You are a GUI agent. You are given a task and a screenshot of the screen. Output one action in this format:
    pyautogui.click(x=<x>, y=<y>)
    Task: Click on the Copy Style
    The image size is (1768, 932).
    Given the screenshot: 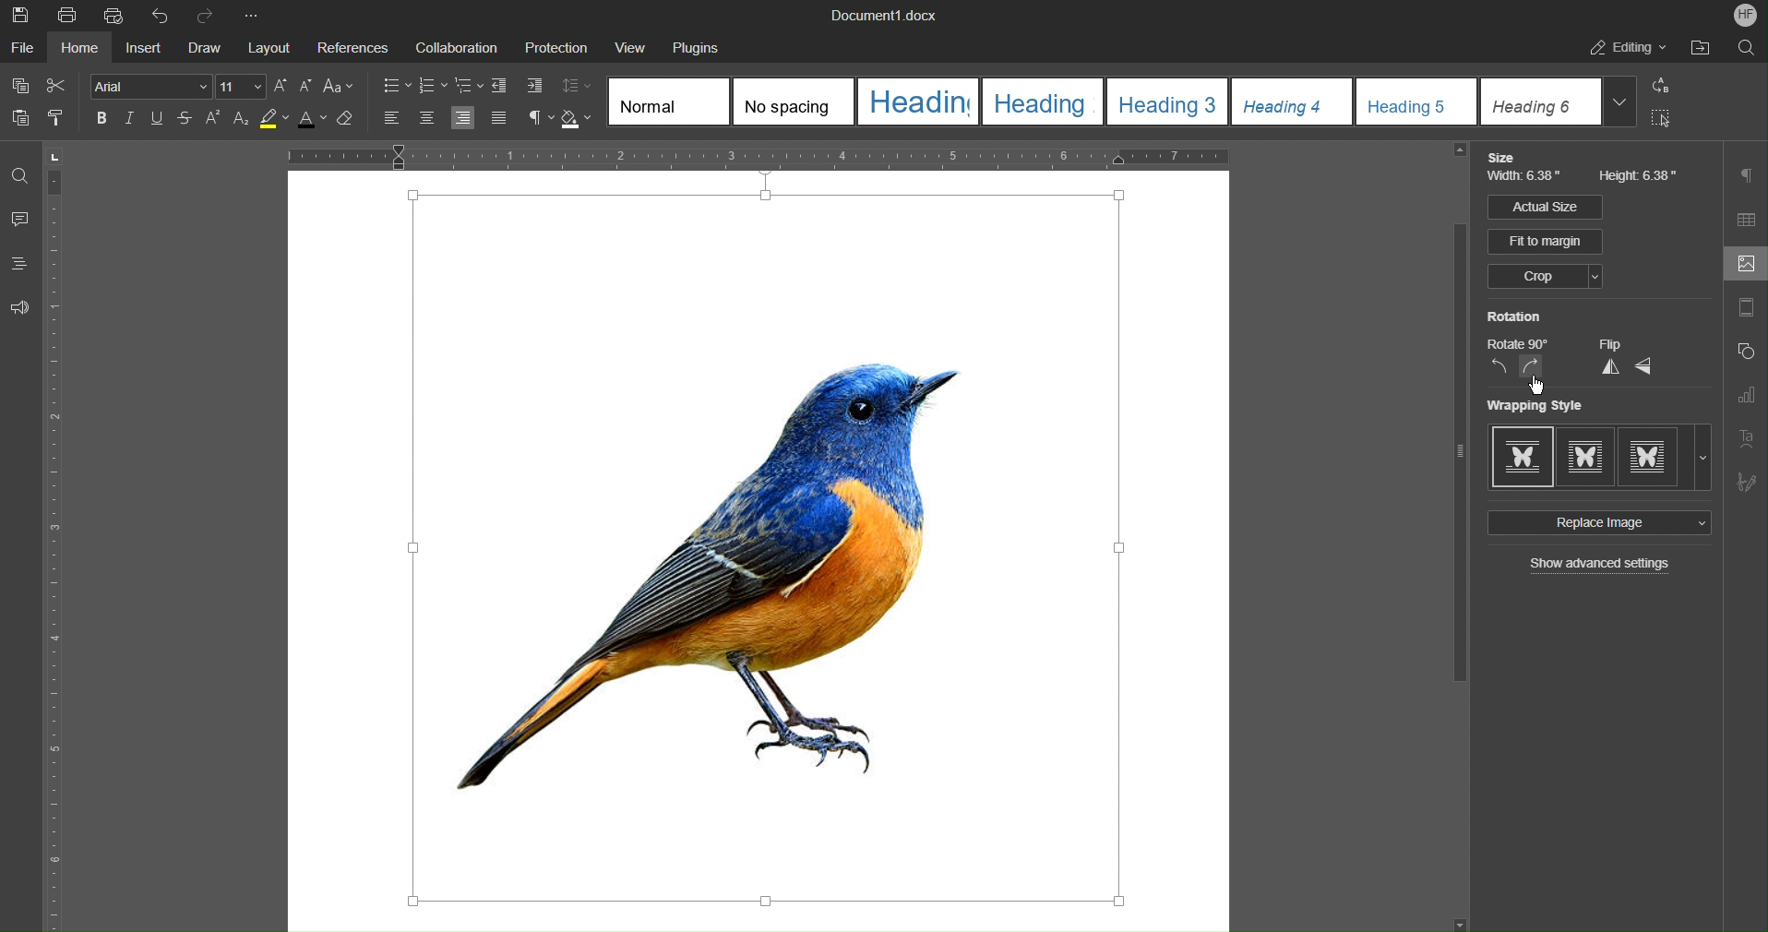 What is the action you would take?
    pyautogui.click(x=59, y=117)
    